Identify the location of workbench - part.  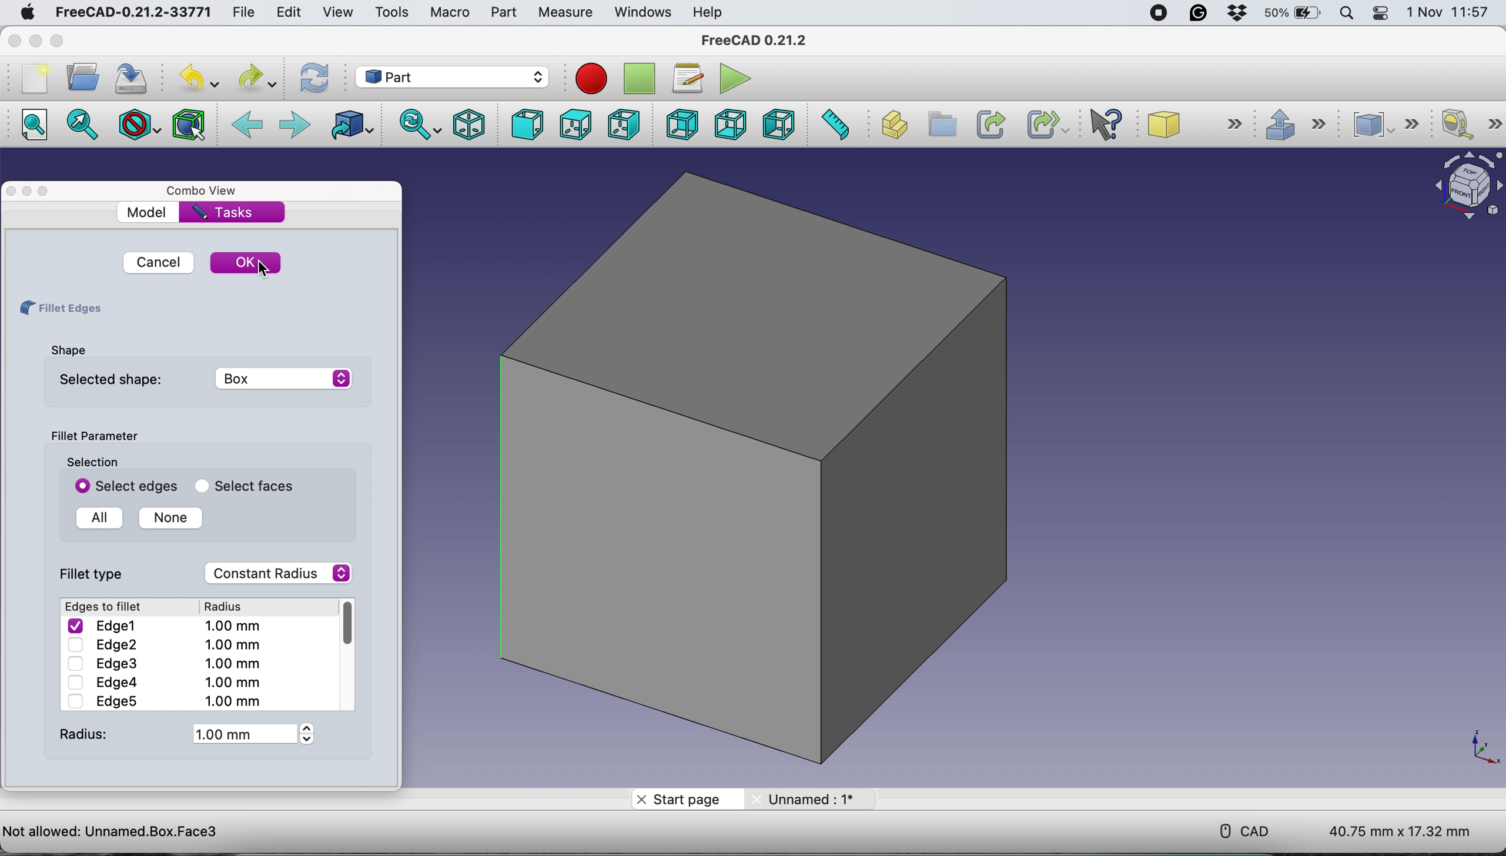
(451, 77).